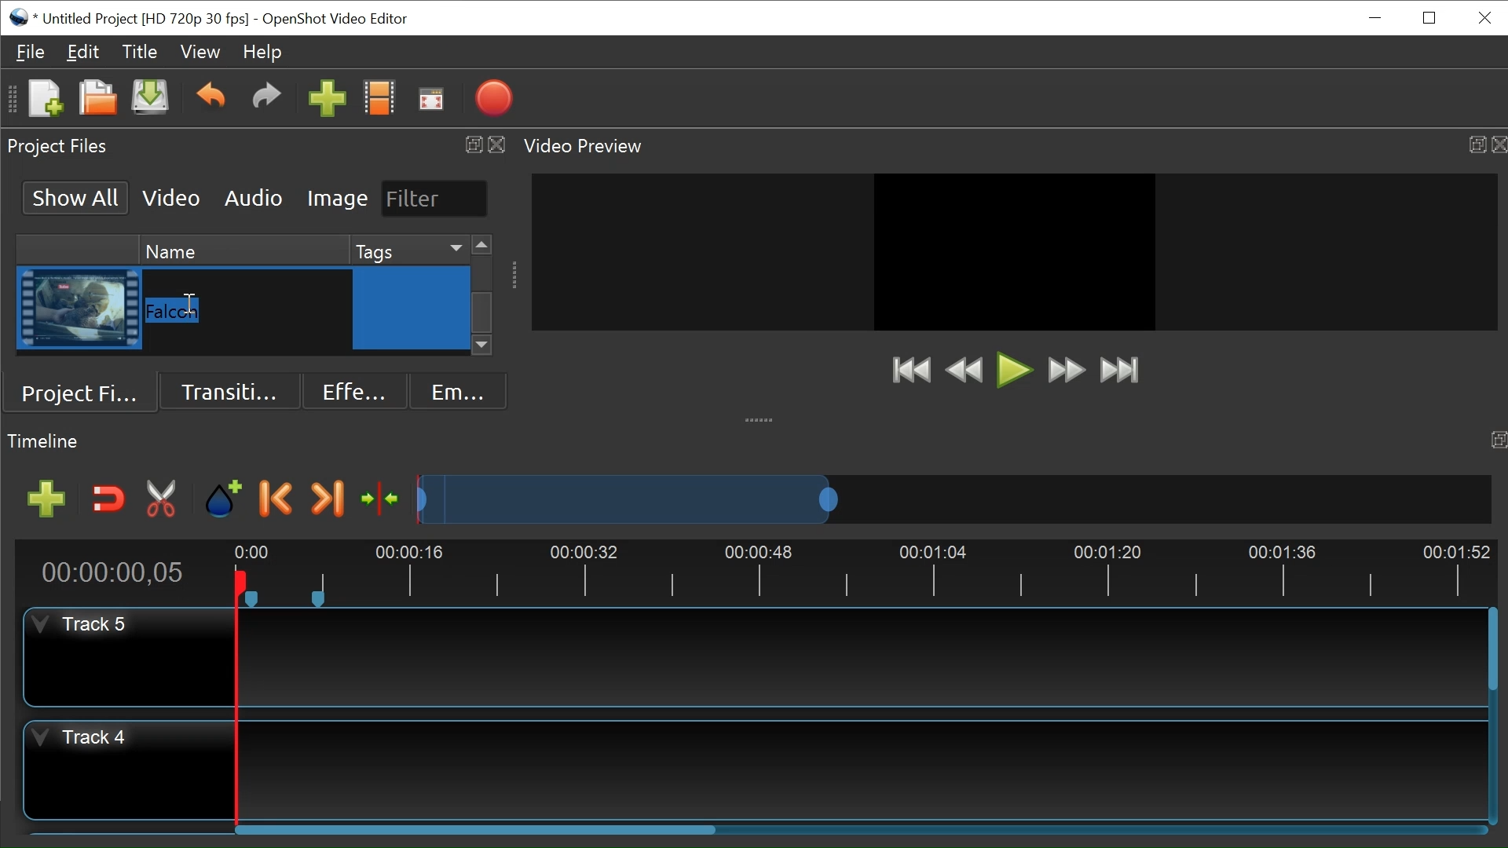  Describe the element at coordinates (413, 311) in the screenshot. I see `Cursor` at that location.